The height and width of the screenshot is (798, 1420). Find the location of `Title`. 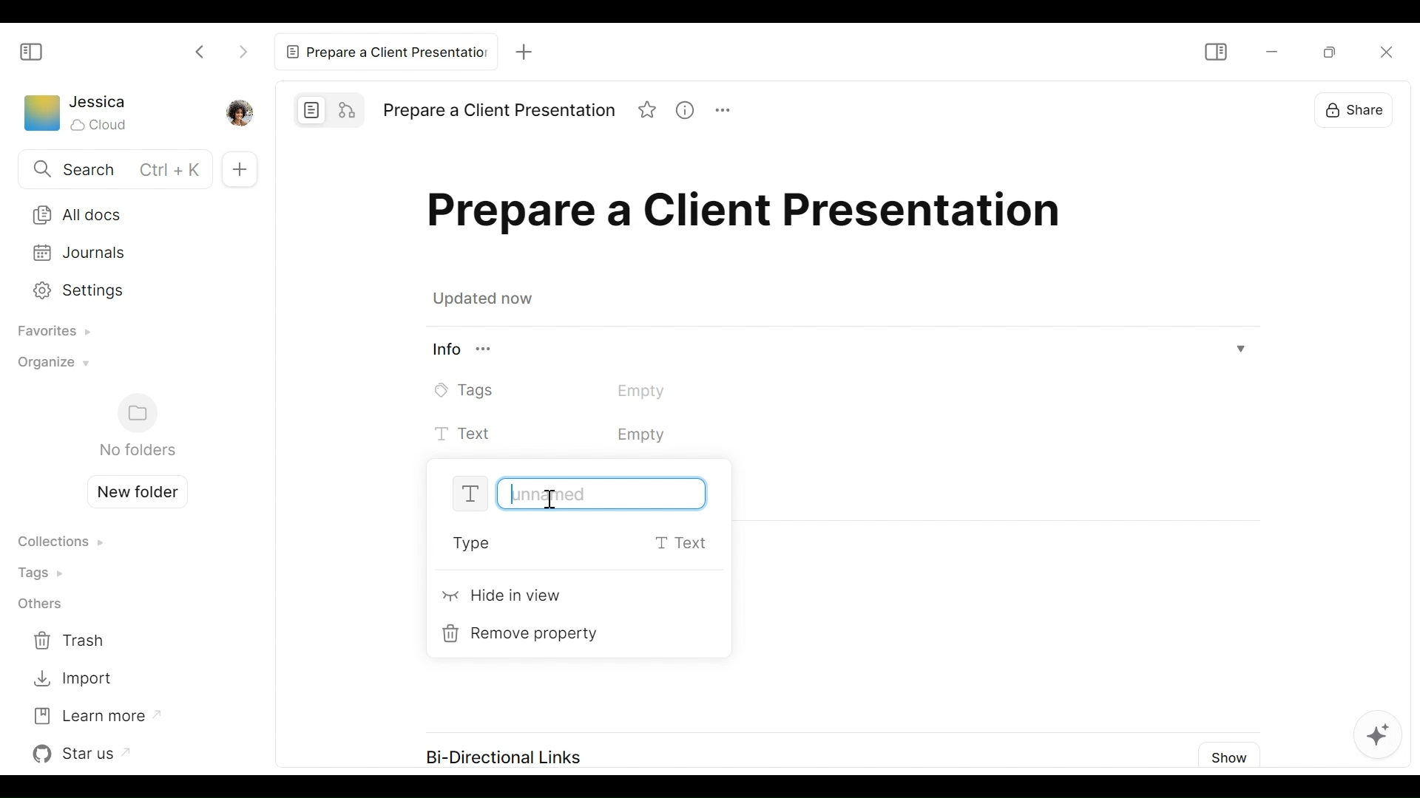

Title is located at coordinates (498, 111).